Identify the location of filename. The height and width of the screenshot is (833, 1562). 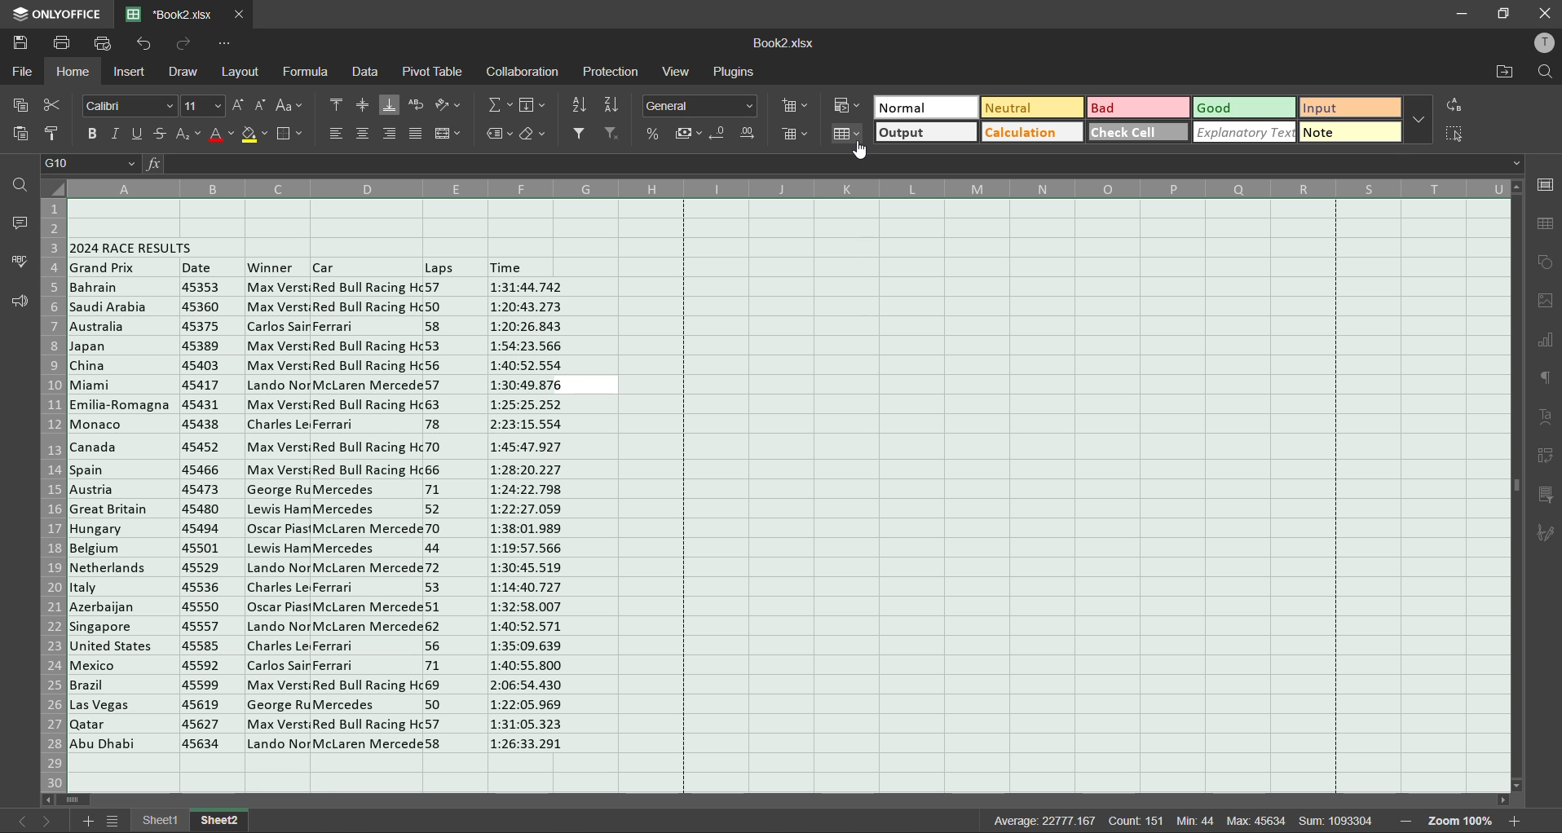
(780, 43).